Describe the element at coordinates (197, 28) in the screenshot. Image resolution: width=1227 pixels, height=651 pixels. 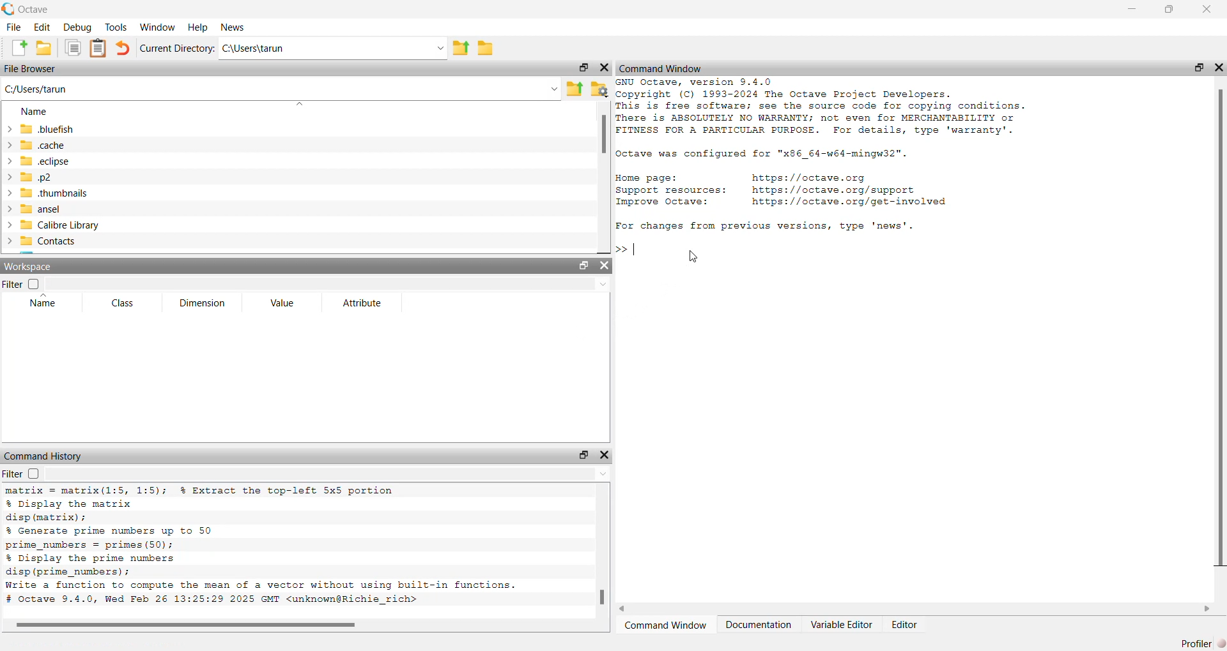
I see `help` at that location.